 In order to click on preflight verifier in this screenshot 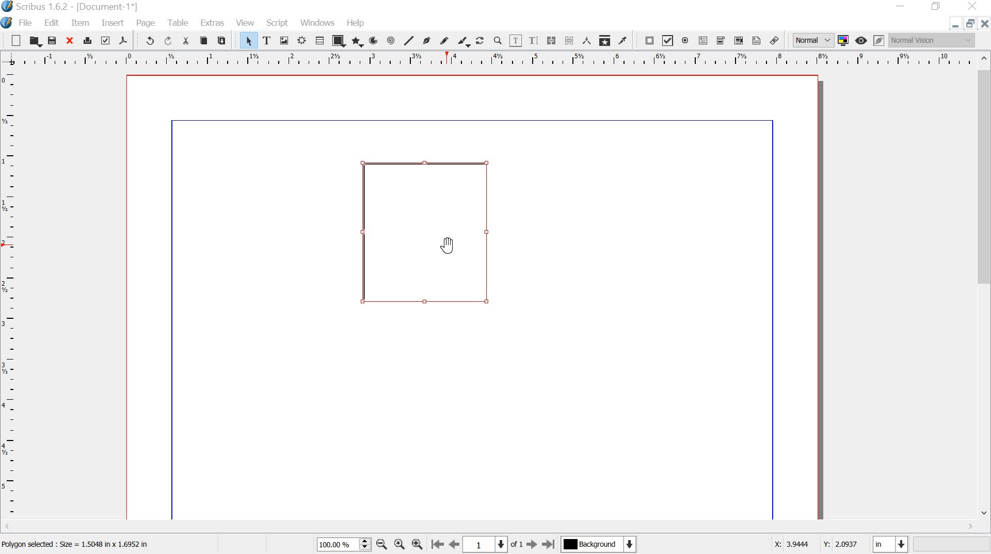, I will do `click(106, 41)`.